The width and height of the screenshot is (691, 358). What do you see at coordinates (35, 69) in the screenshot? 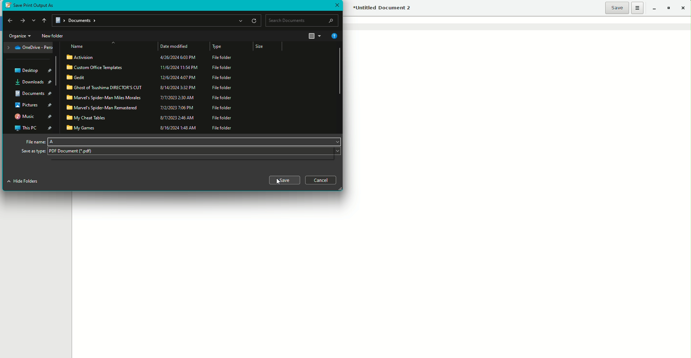
I see `Desktop` at bounding box center [35, 69].